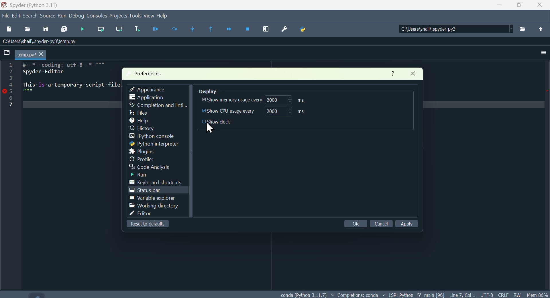 The image size is (550, 298). I want to click on help, so click(141, 120).